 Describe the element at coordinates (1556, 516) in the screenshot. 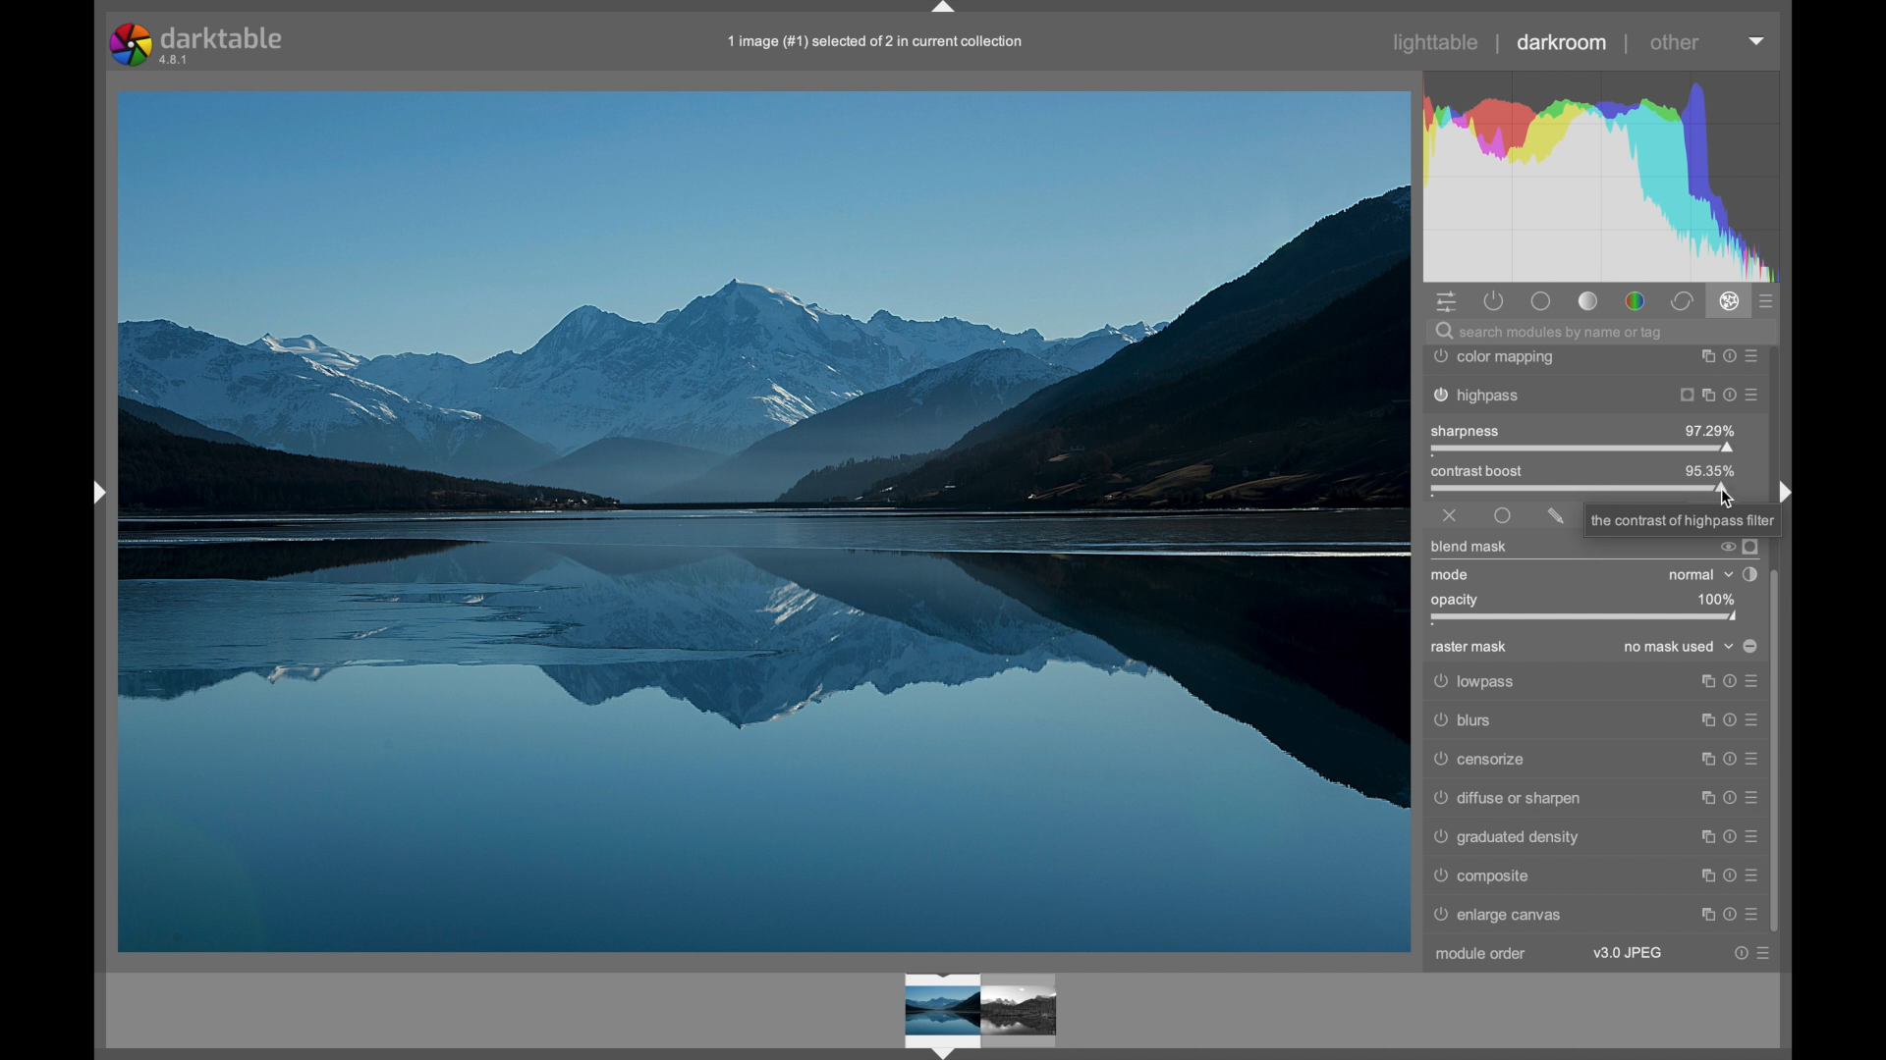

I see `drawn mask` at that location.